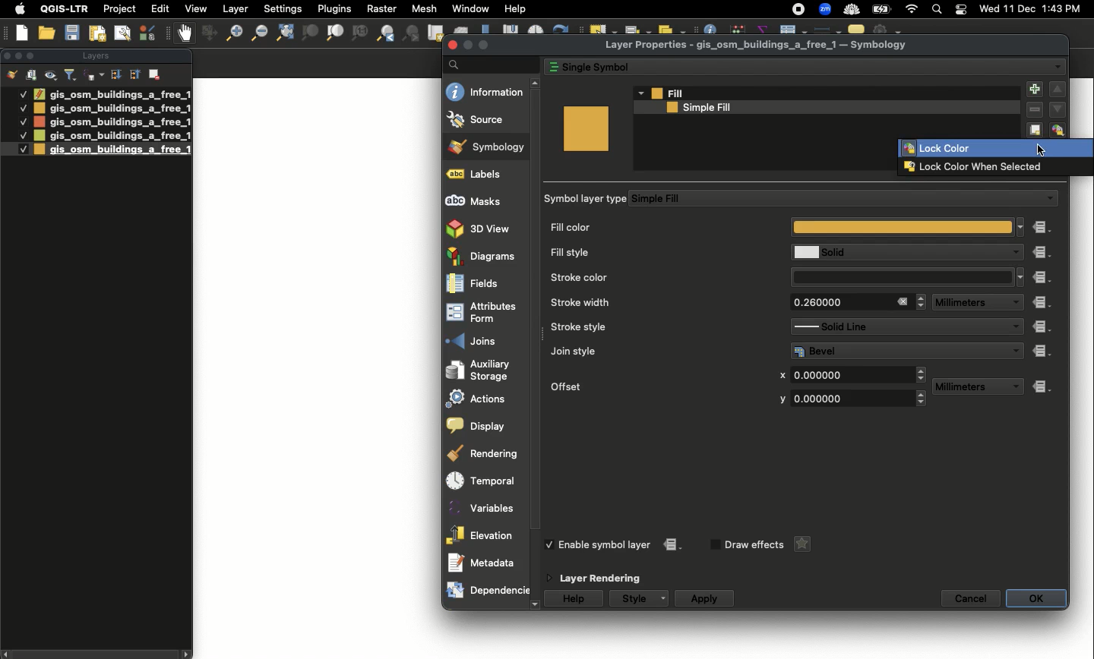 The image size is (1094, 659). What do you see at coordinates (1036, 128) in the screenshot?
I see `Duplicate ` at bounding box center [1036, 128].